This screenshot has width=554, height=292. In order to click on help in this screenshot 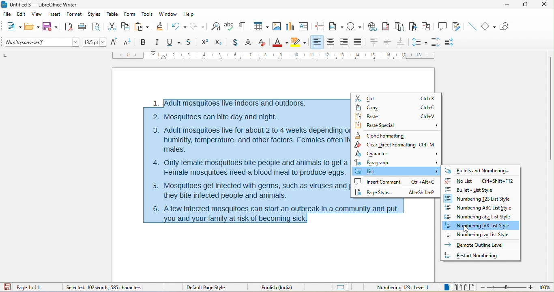, I will do `click(190, 13)`.